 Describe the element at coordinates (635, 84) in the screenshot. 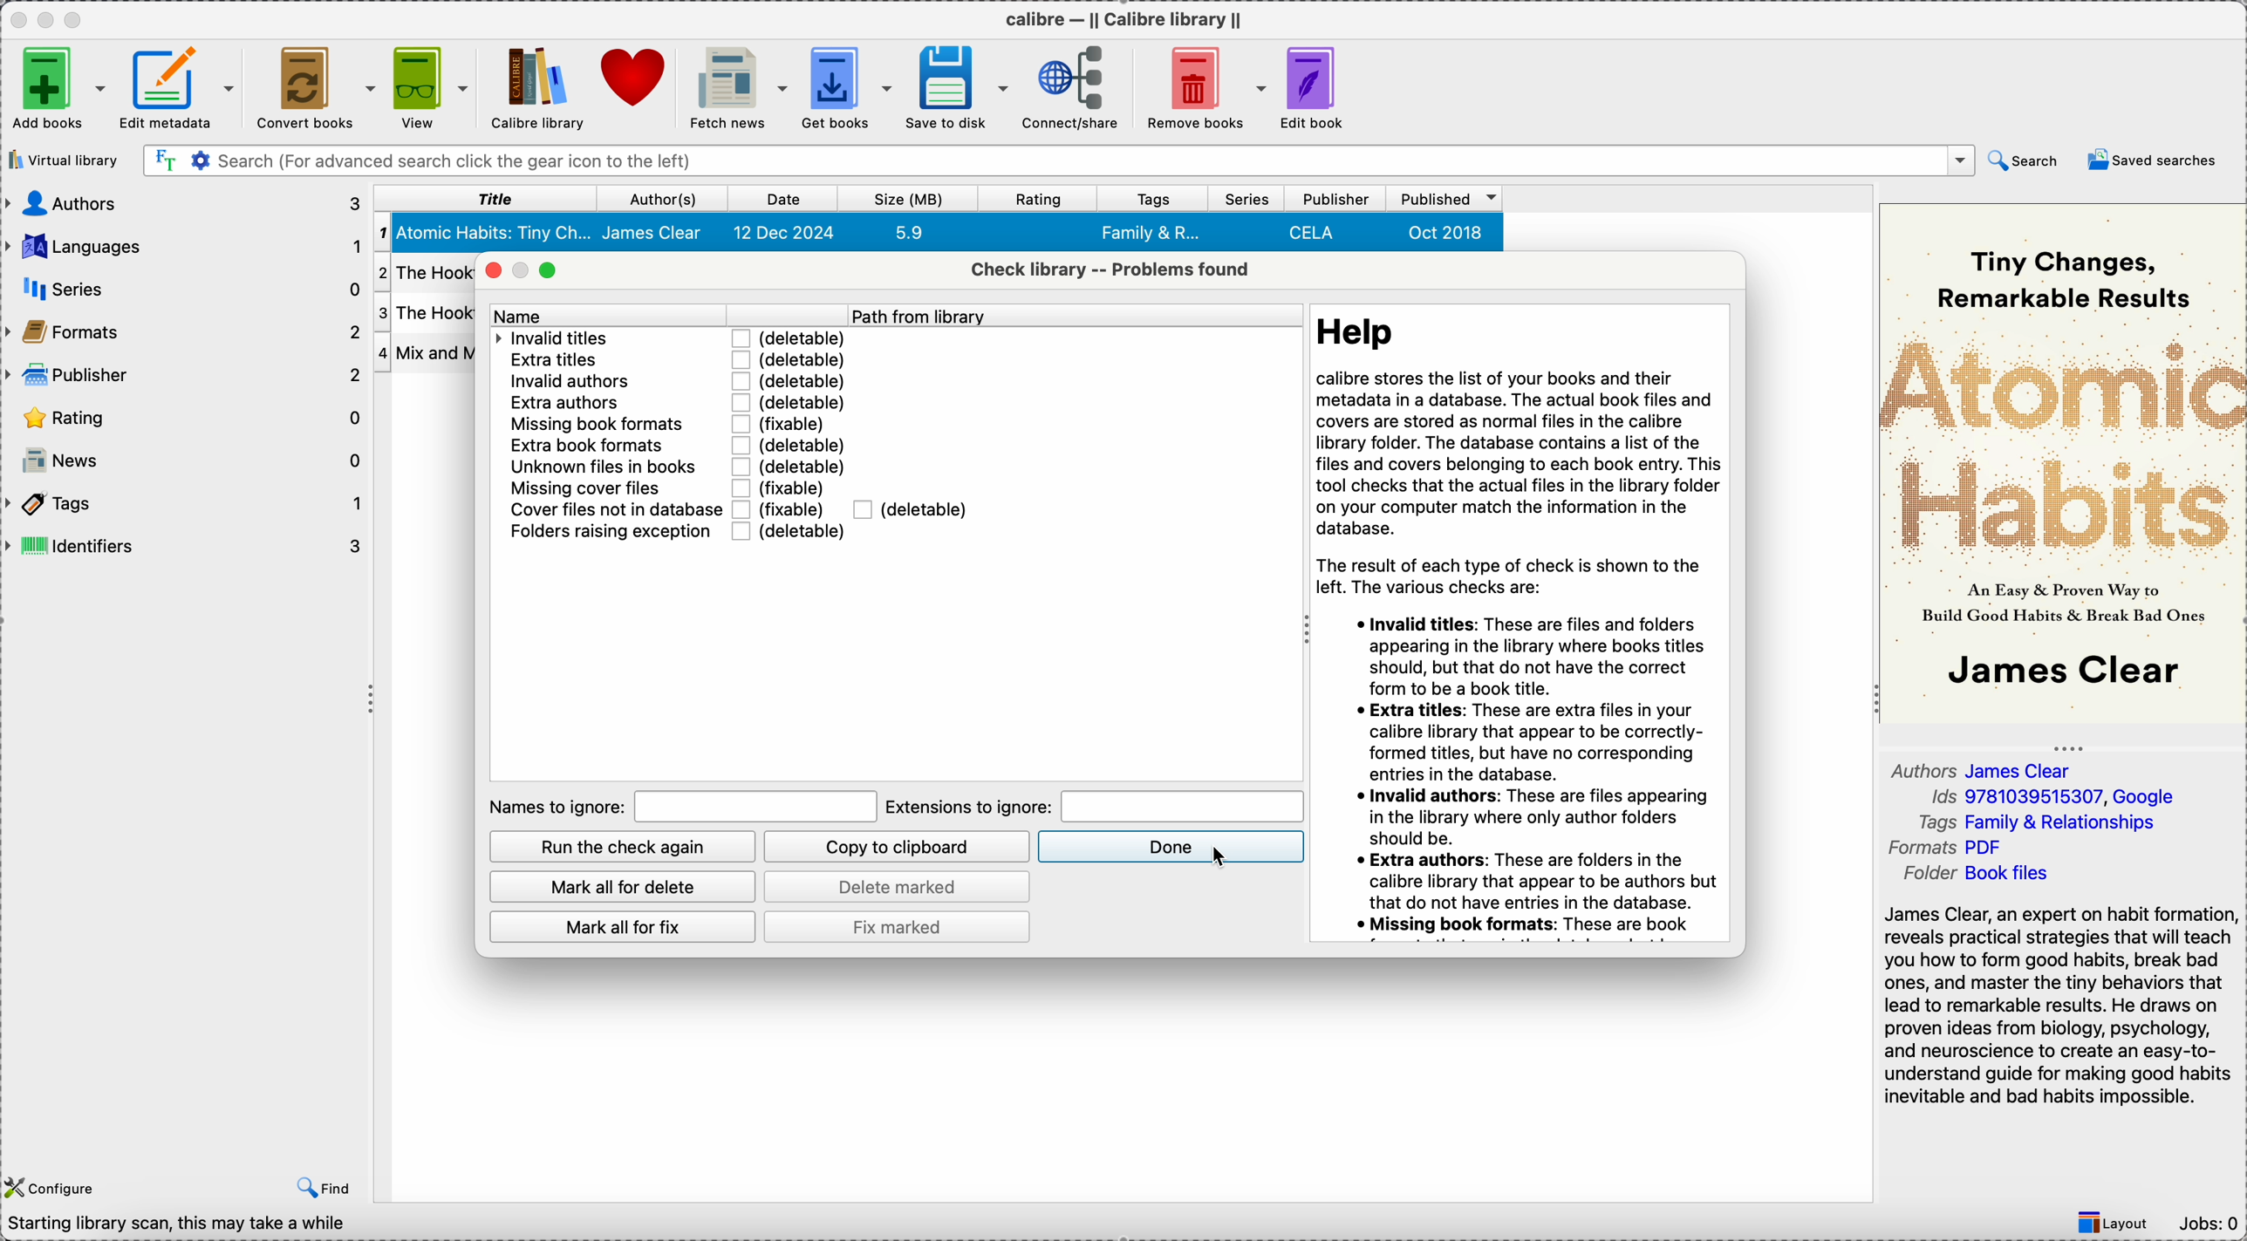

I see `donate` at that location.